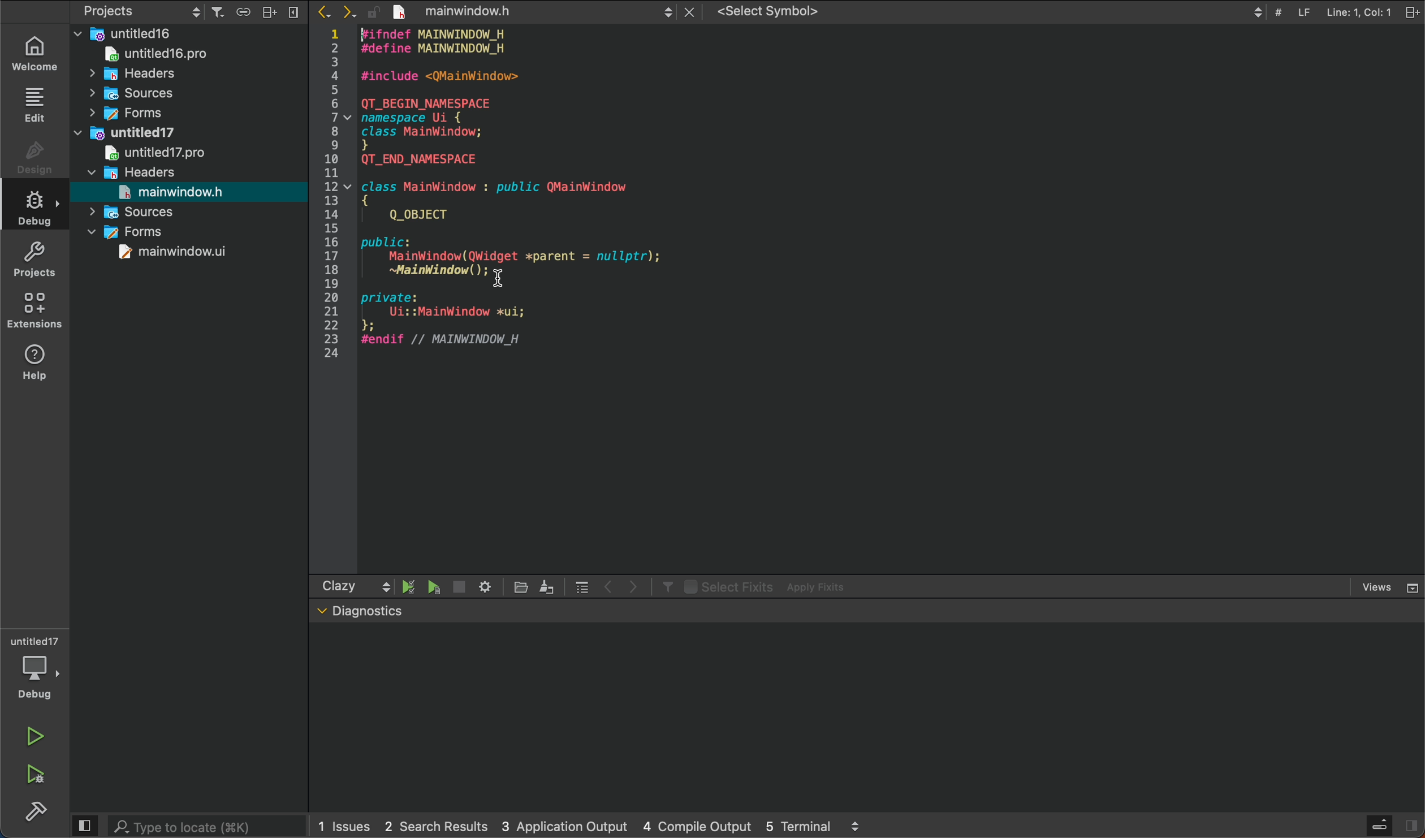 This screenshot has width=1425, height=838. What do you see at coordinates (562, 824) in the screenshot?
I see `3 Application Output` at bounding box center [562, 824].